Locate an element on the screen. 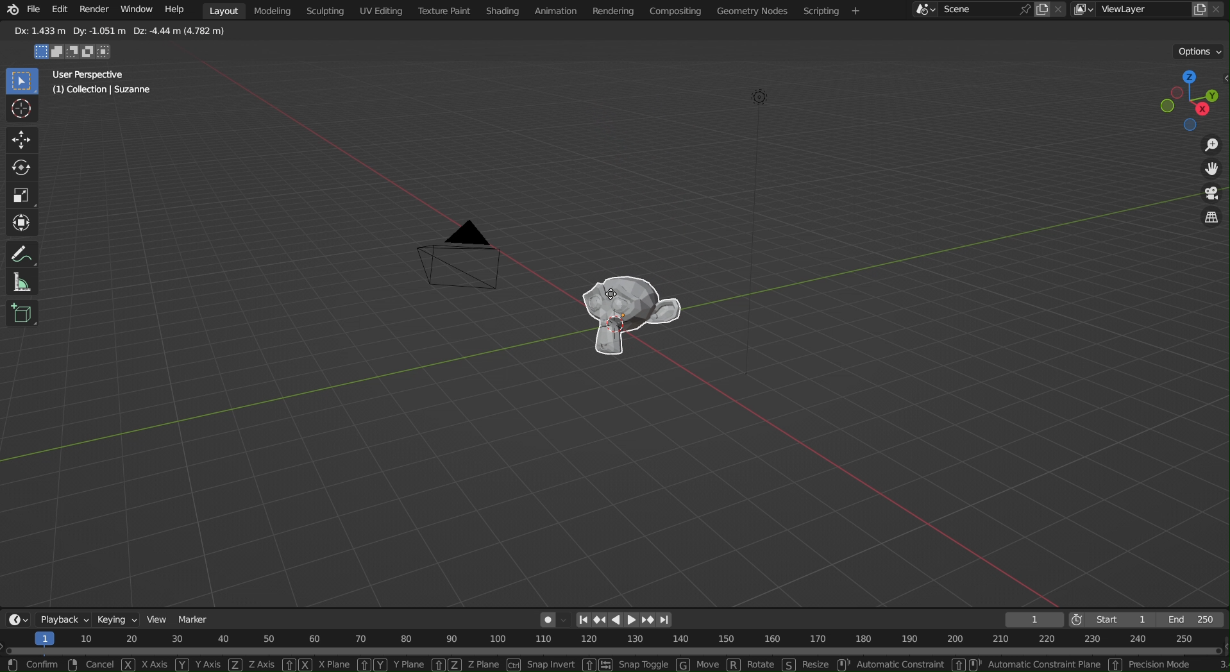 Image resolution: width=1230 pixels, height=672 pixels. Automatic Constraint is located at coordinates (901, 664).